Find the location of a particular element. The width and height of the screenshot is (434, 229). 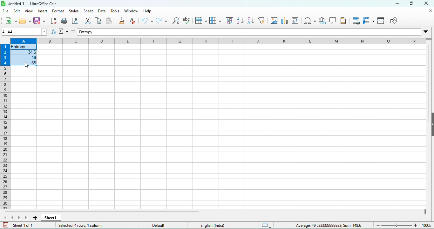

clear direct formatting is located at coordinates (133, 22).